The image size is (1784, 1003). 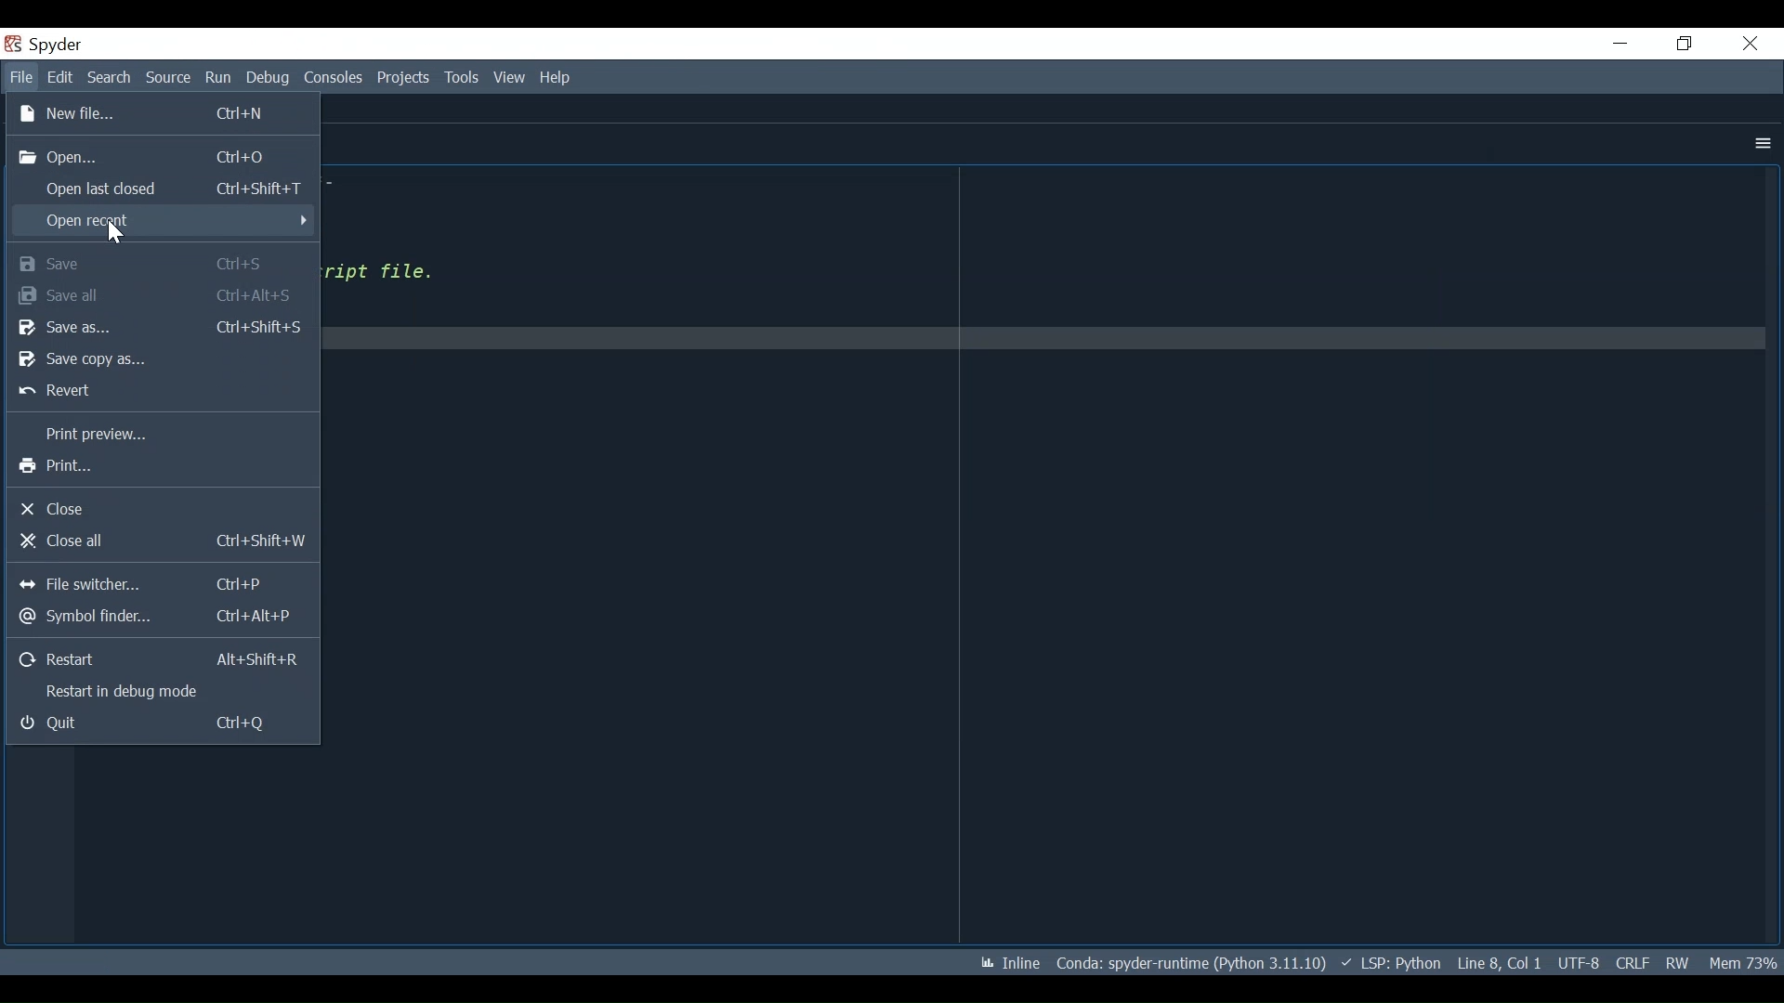 What do you see at coordinates (163, 586) in the screenshot?
I see `File switcher` at bounding box center [163, 586].